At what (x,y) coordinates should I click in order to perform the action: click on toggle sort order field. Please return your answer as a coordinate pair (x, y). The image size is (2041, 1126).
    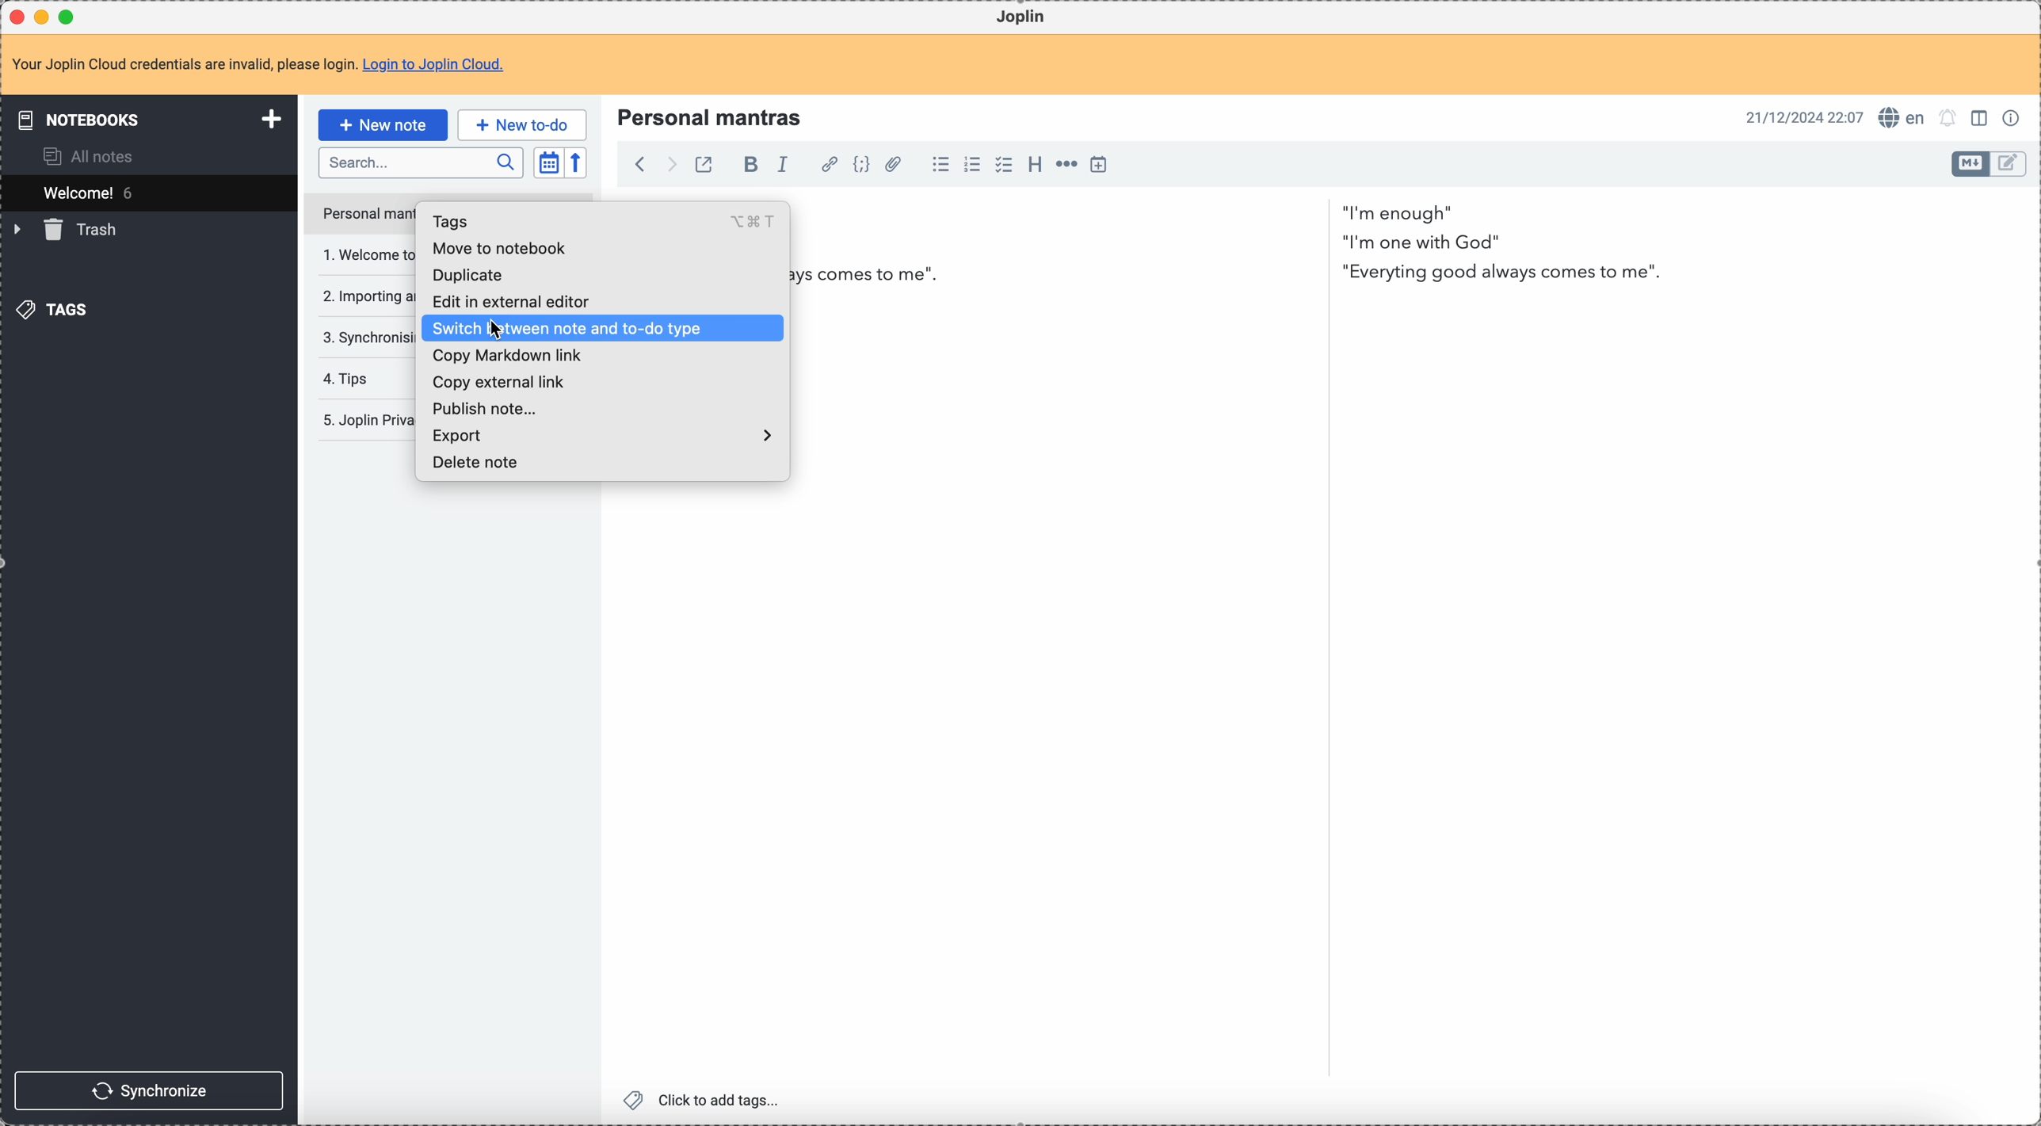
    Looking at the image, I should click on (546, 162).